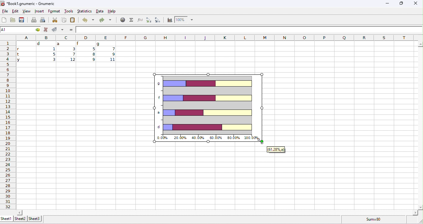  Describe the element at coordinates (35, 218) in the screenshot. I see `sheet3` at that location.